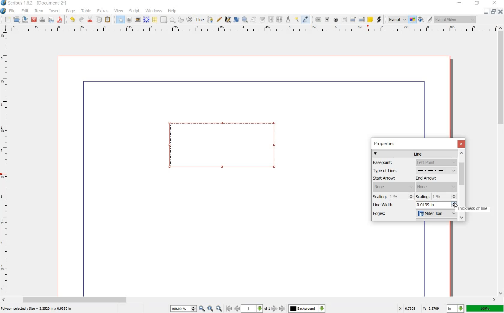 The width and height of the screenshot is (504, 313). What do you see at coordinates (306, 19) in the screenshot?
I see `EYE DROPPER` at bounding box center [306, 19].